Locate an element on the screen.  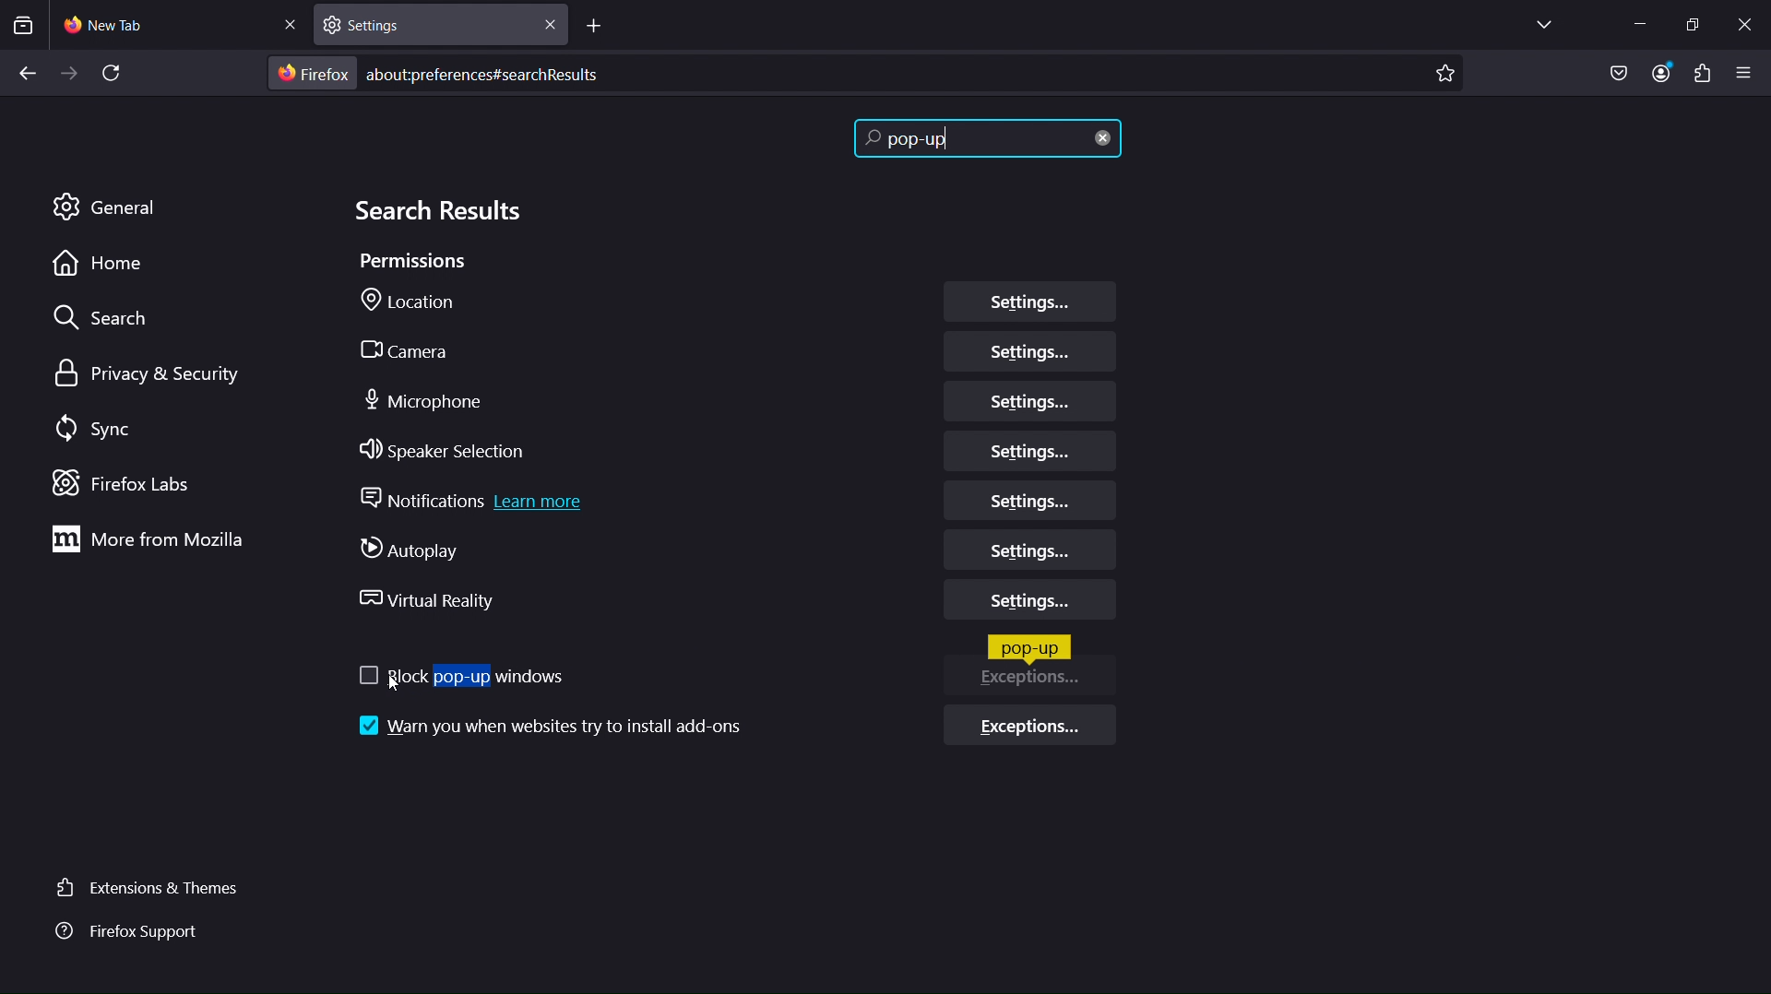
View recent browsing is located at coordinates (27, 26).